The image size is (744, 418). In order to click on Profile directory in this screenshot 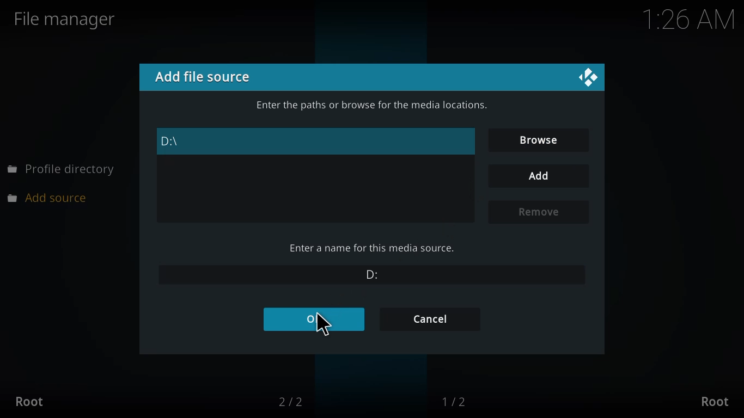, I will do `click(63, 169)`.